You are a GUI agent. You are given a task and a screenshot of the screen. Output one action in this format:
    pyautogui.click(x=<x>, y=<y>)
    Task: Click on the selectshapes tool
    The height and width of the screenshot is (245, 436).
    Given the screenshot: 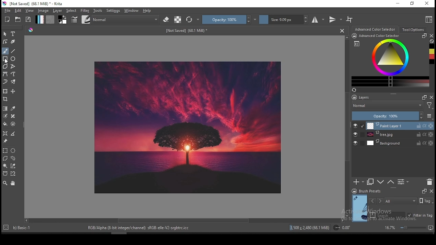 What is the action you would take?
    pyautogui.click(x=5, y=34)
    